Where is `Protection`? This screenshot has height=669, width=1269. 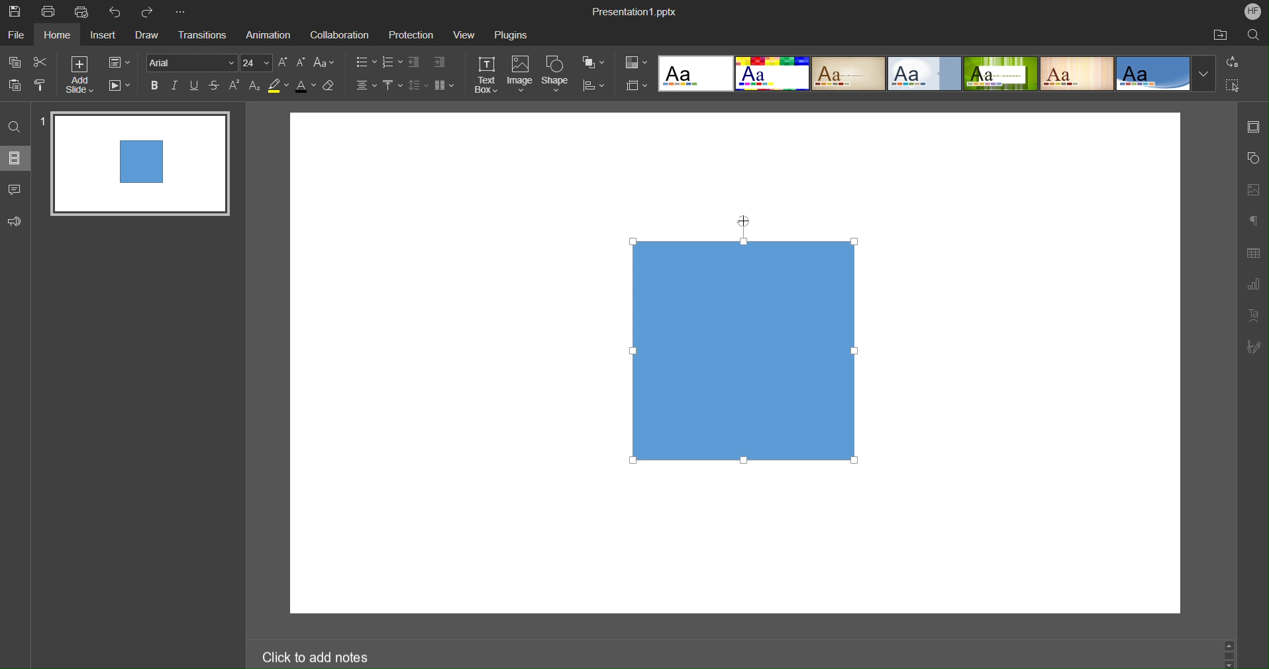 Protection is located at coordinates (413, 33).